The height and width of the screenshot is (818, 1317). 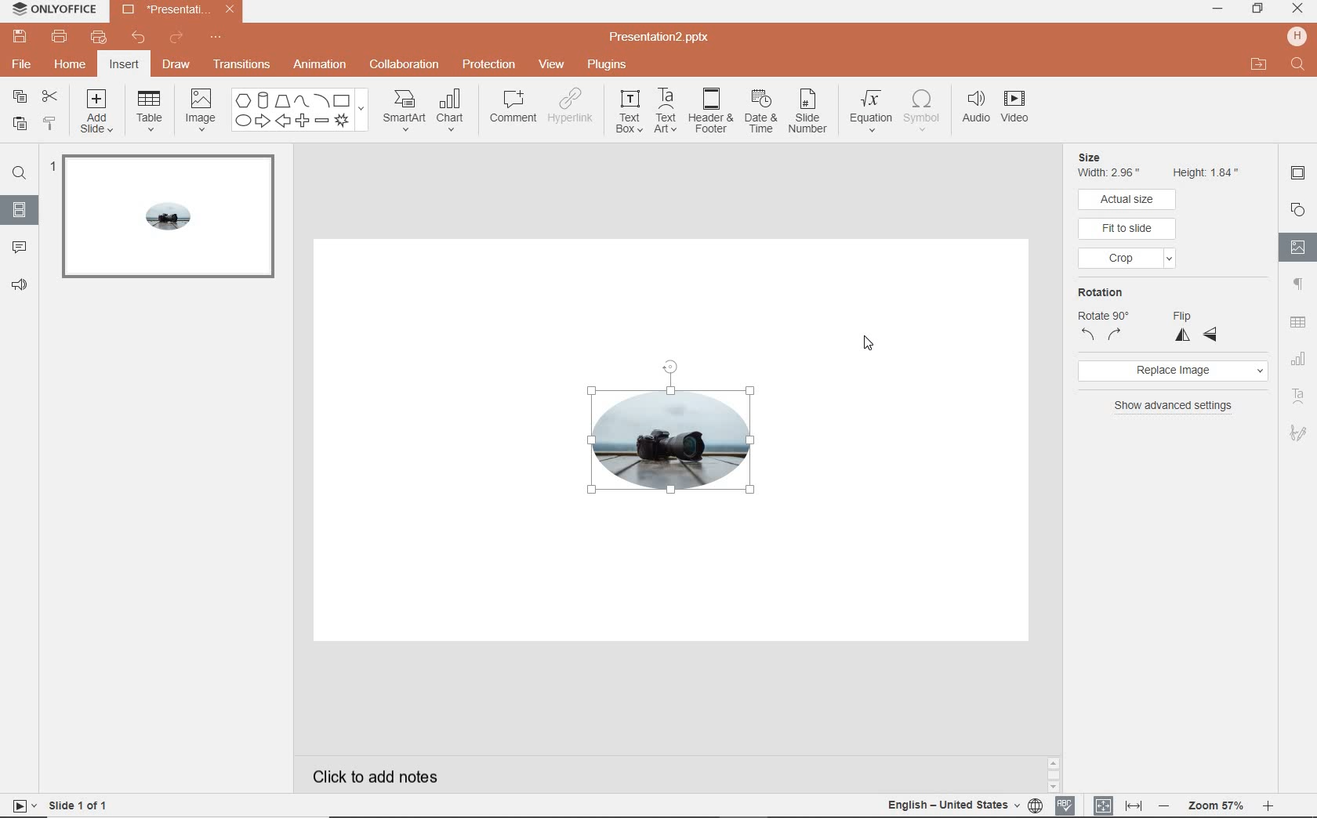 I want to click on shapes, so click(x=298, y=110).